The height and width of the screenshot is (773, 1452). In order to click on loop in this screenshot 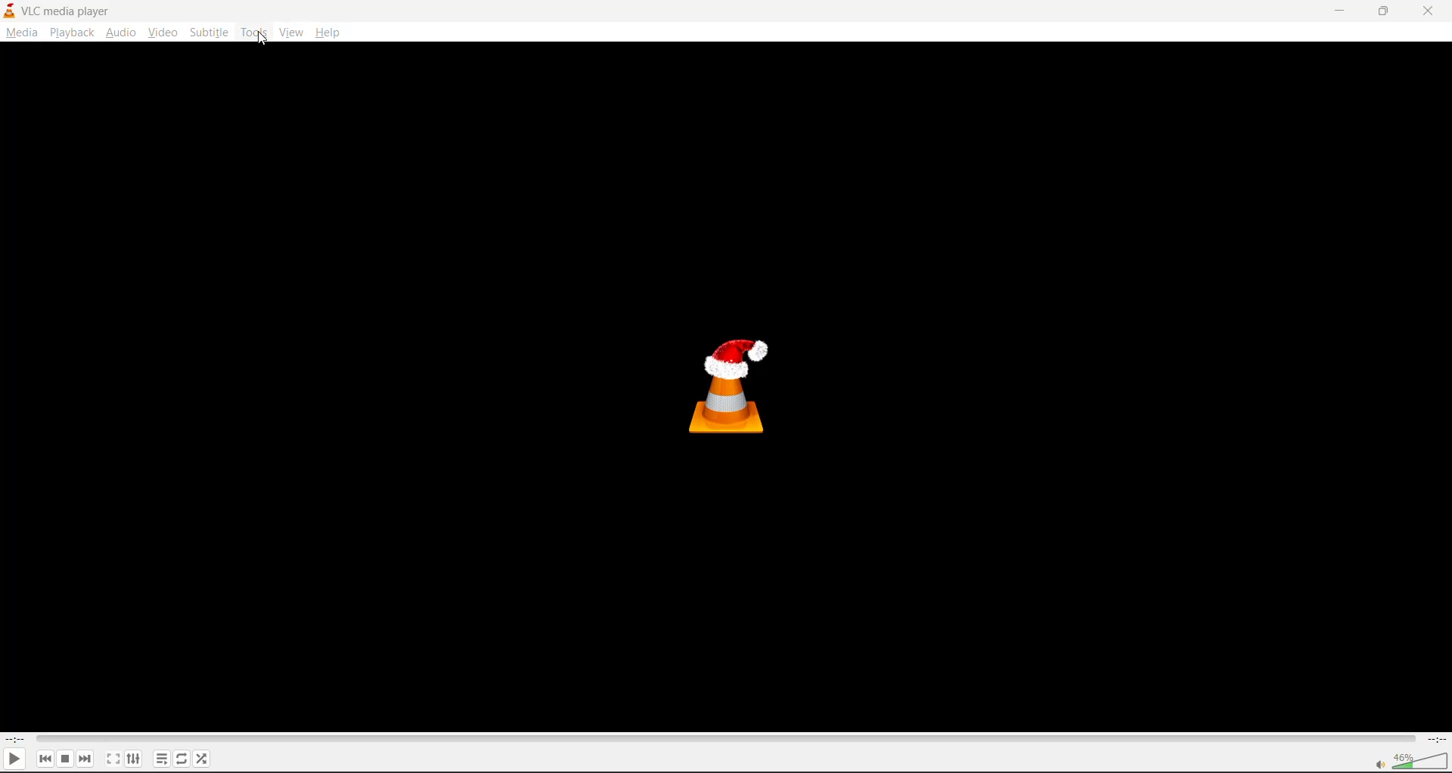, I will do `click(179, 758)`.